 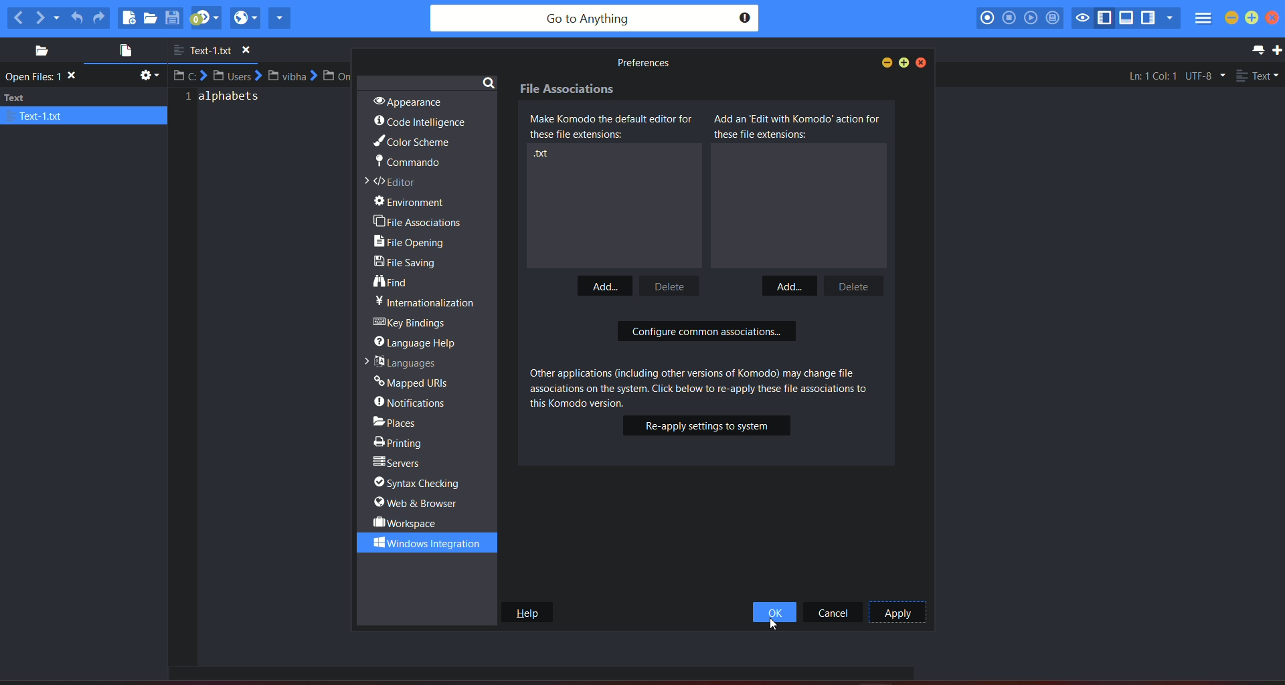 I want to click on add, so click(x=788, y=285).